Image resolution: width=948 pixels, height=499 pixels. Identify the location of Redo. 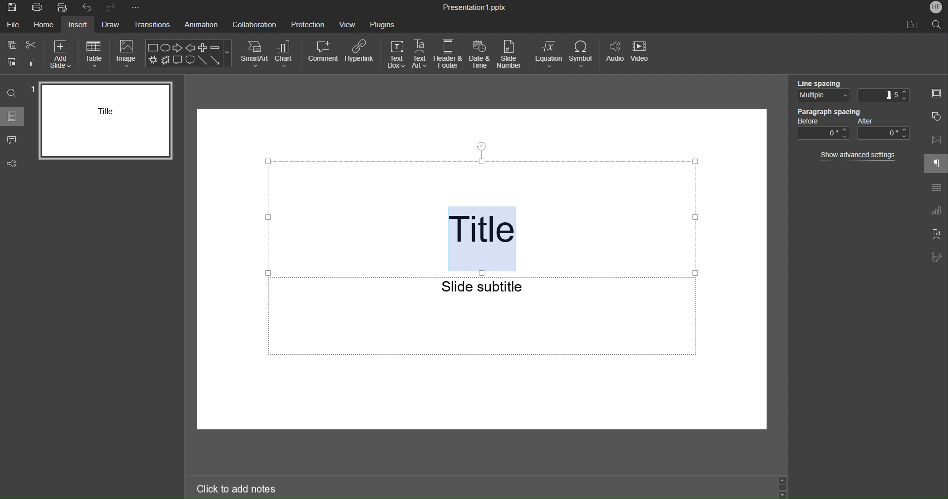
(113, 8).